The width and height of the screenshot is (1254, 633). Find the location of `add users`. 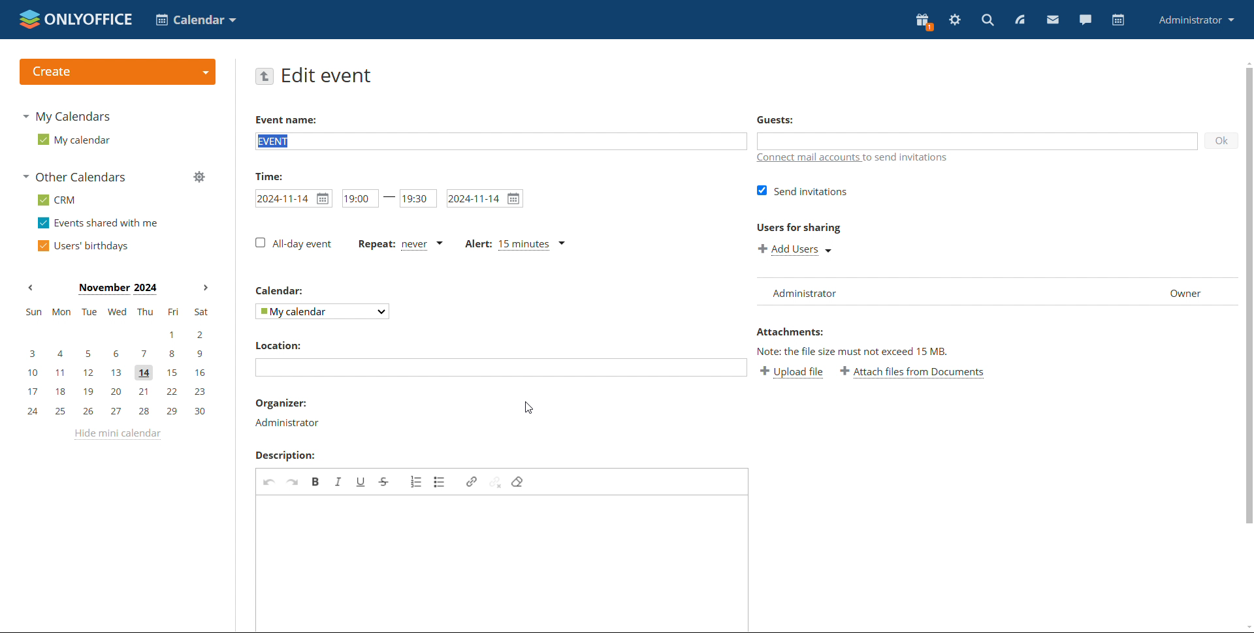

add users is located at coordinates (796, 249).